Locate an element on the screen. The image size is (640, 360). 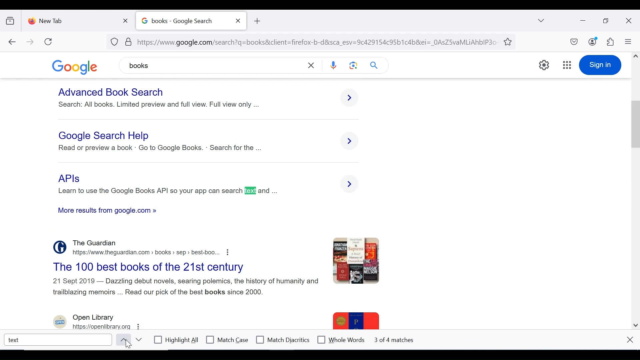
close is located at coordinates (630, 339).